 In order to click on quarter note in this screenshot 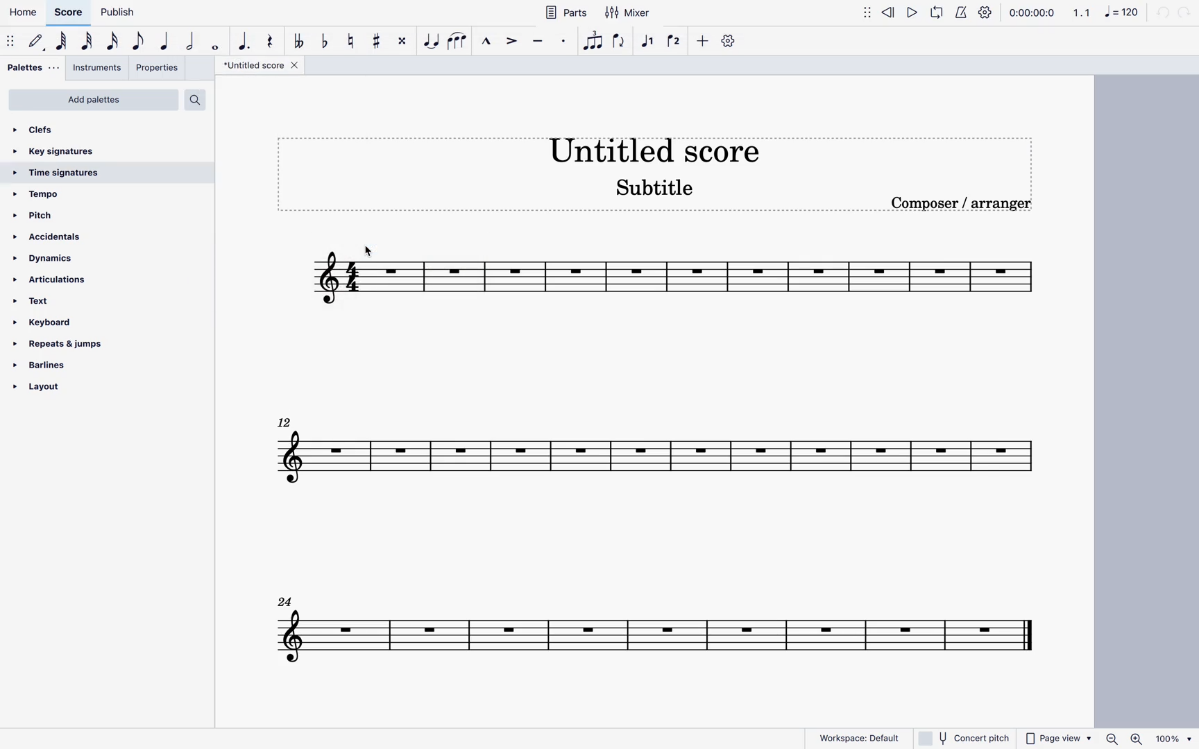, I will do `click(164, 45)`.